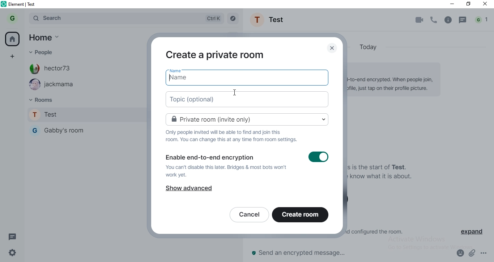 This screenshot has width=494, height=262. Describe the element at coordinates (434, 19) in the screenshot. I see `phone` at that location.